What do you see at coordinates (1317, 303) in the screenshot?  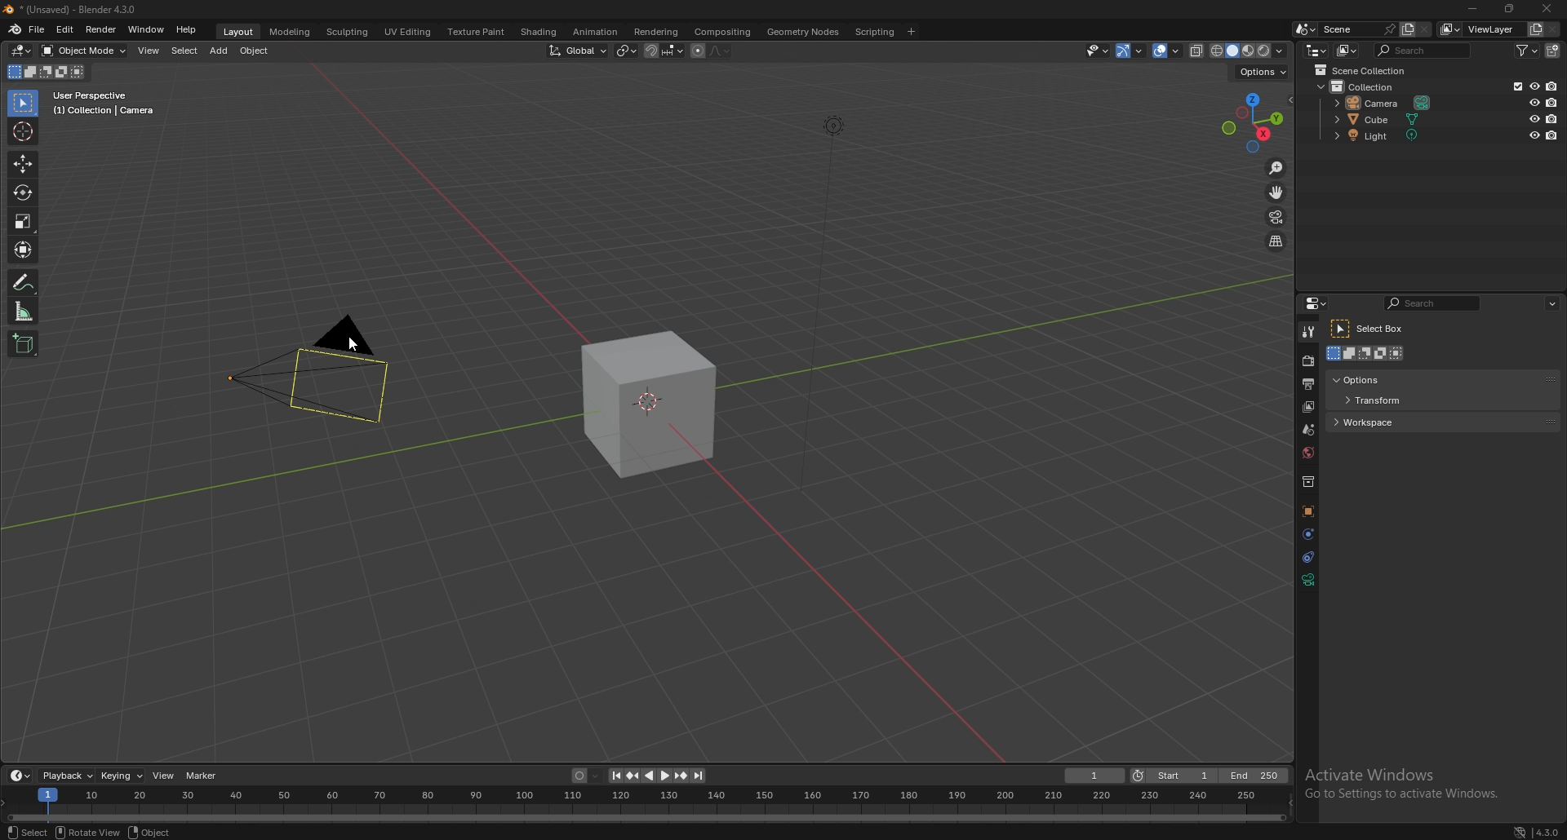 I see `editor type` at bounding box center [1317, 303].